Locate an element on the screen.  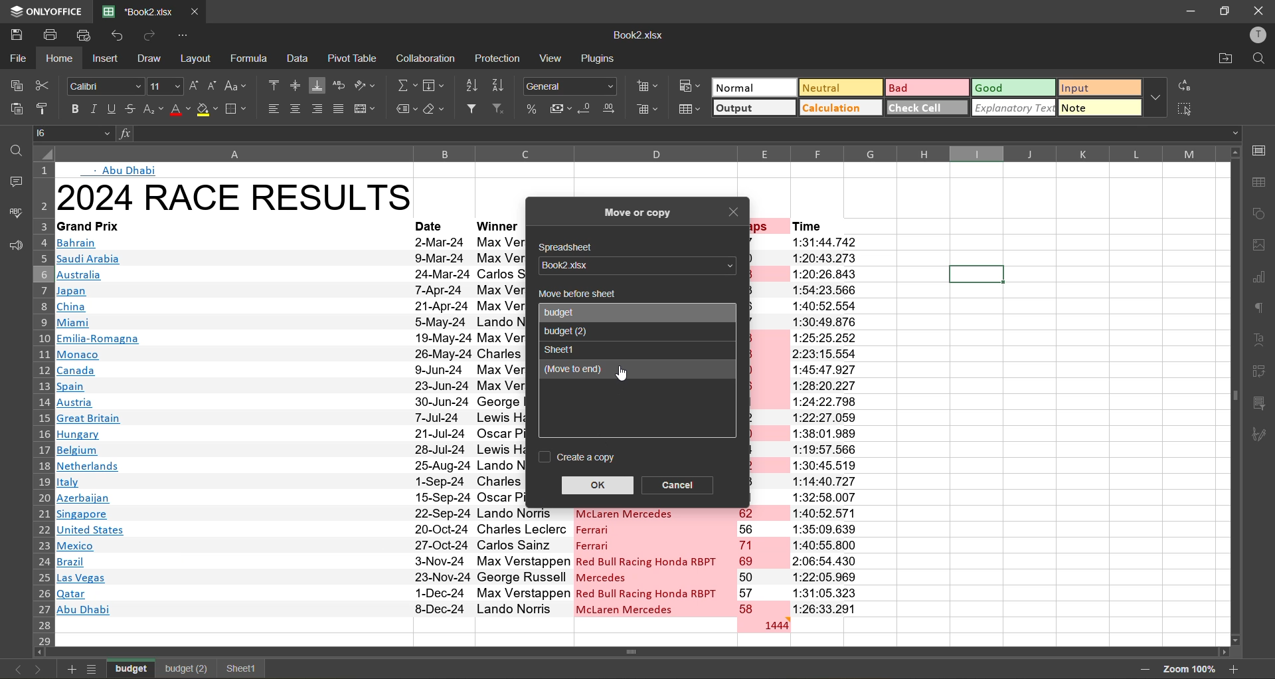
calculation is located at coordinates (841, 108).